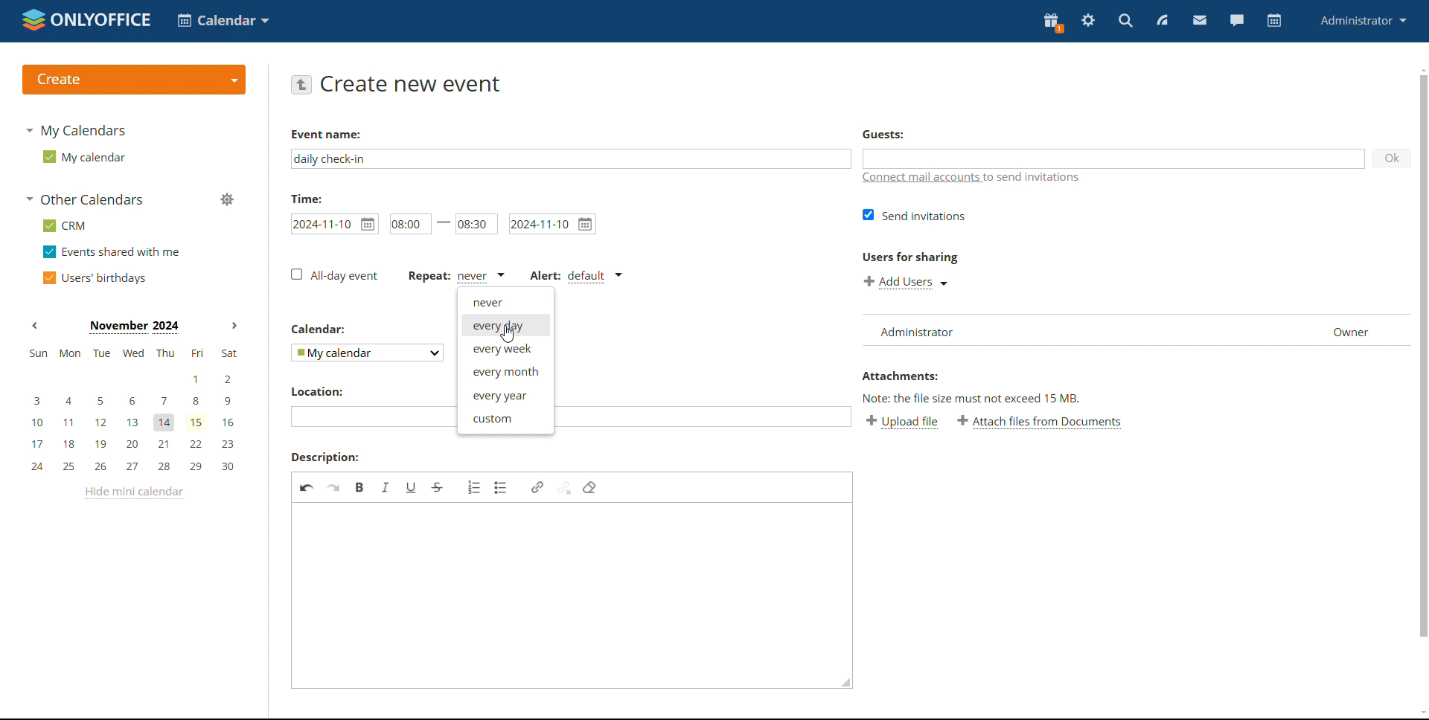 This screenshot has height=720, width=1429. What do you see at coordinates (589, 487) in the screenshot?
I see `remove format` at bounding box center [589, 487].